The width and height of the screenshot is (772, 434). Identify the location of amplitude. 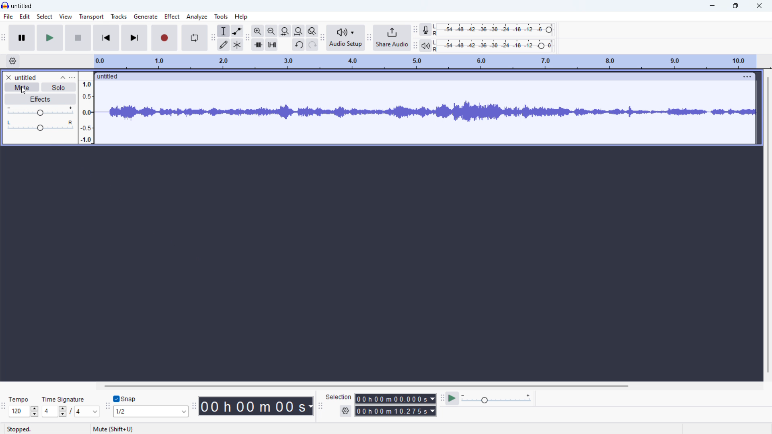
(86, 108).